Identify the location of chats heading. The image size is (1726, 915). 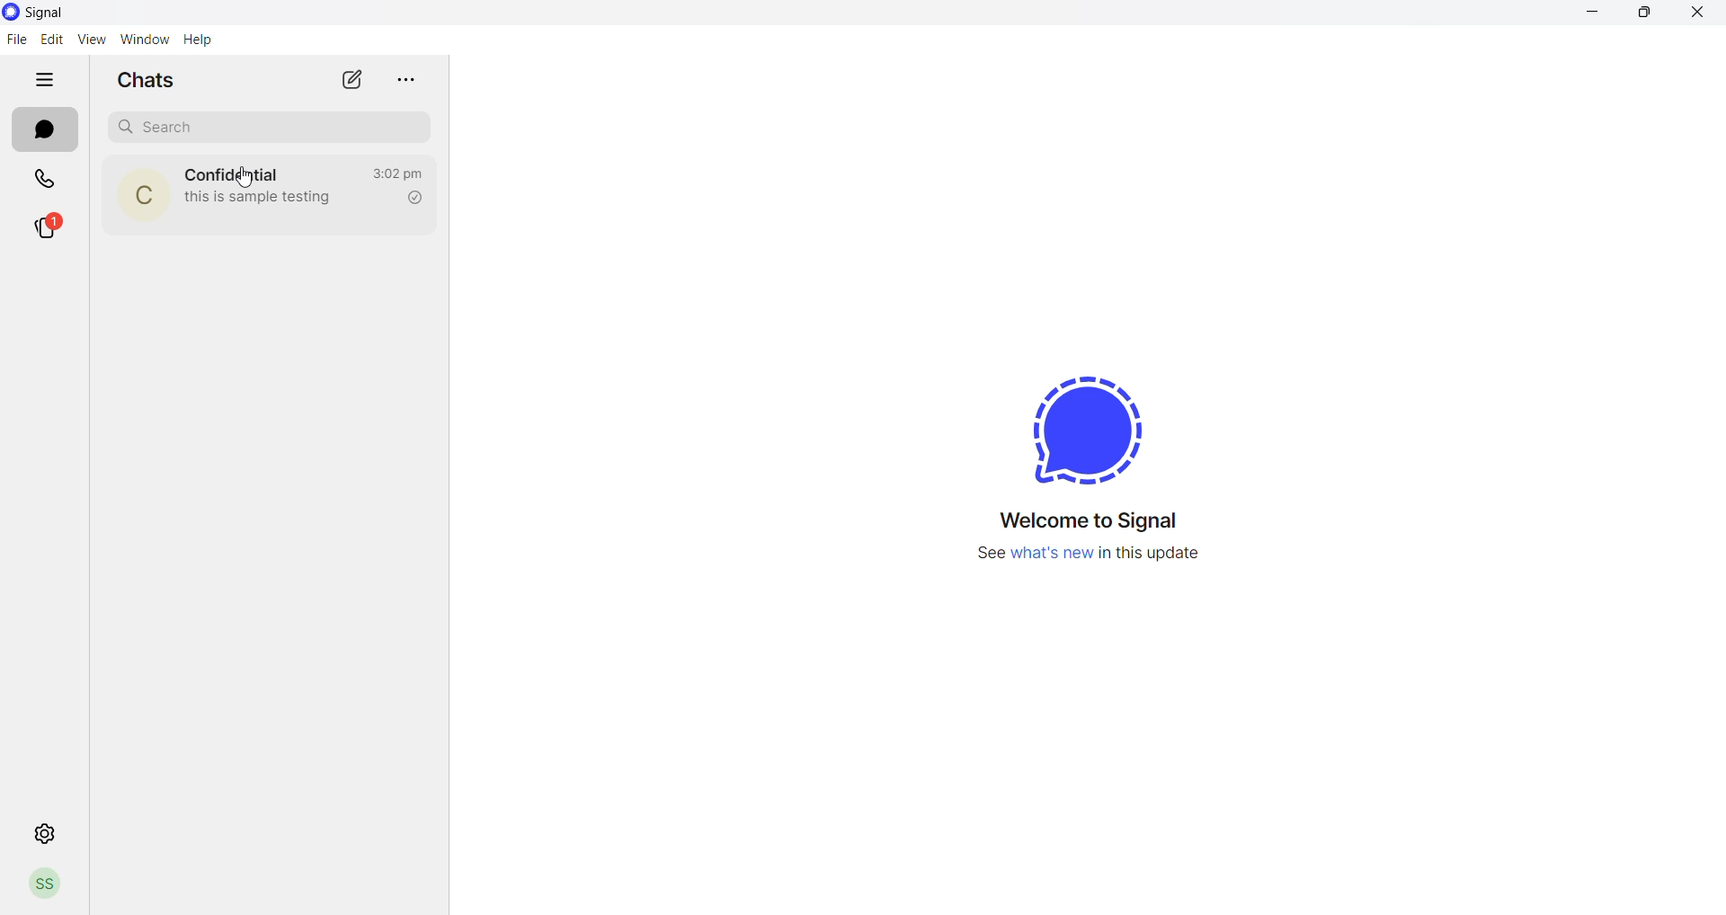
(152, 79).